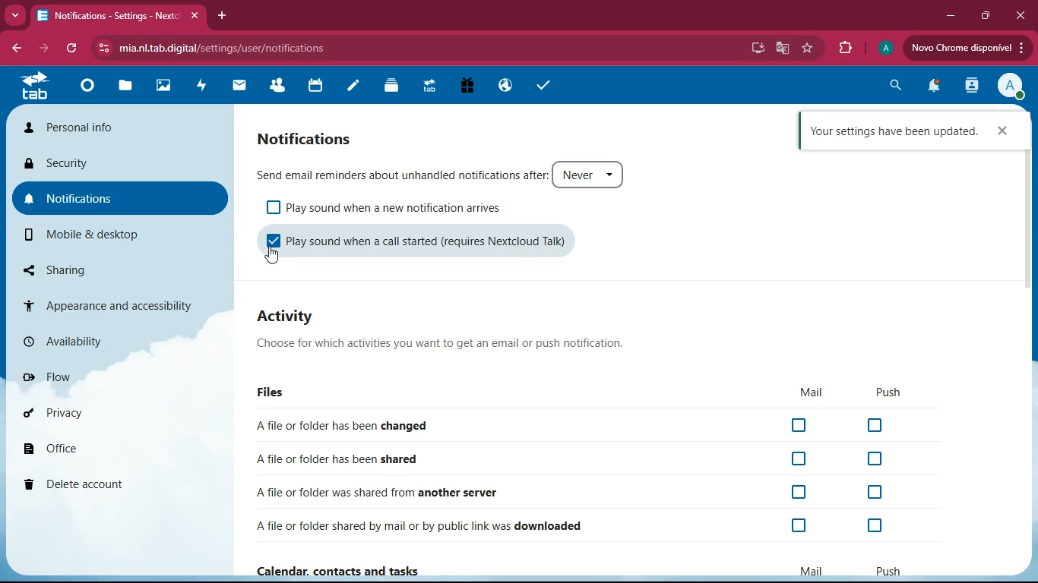 This screenshot has width=1038, height=583. Describe the element at coordinates (57, 413) in the screenshot. I see `priva` at that location.